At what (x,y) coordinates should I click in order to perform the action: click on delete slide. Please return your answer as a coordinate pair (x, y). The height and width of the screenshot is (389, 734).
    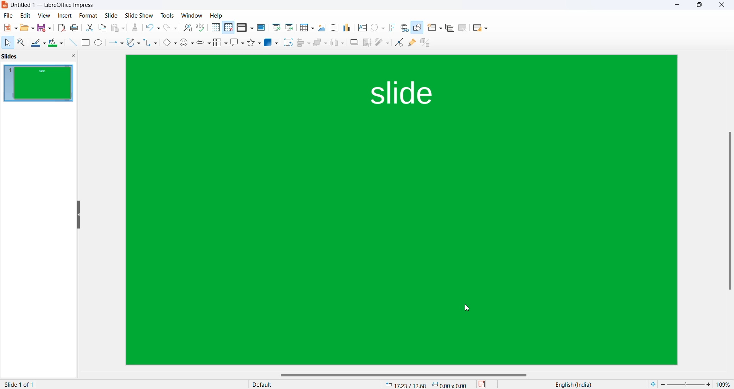
    Looking at the image, I should click on (463, 29).